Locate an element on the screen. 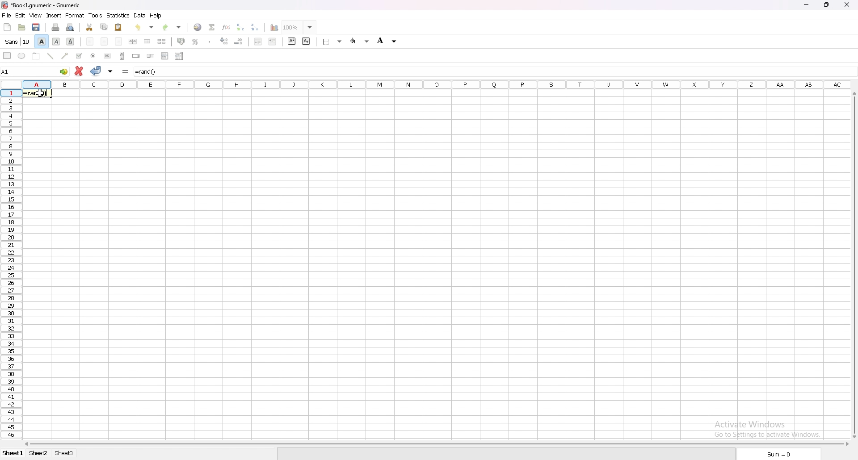 The height and width of the screenshot is (460, 858). scroll bar is located at coordinates (437, 444).